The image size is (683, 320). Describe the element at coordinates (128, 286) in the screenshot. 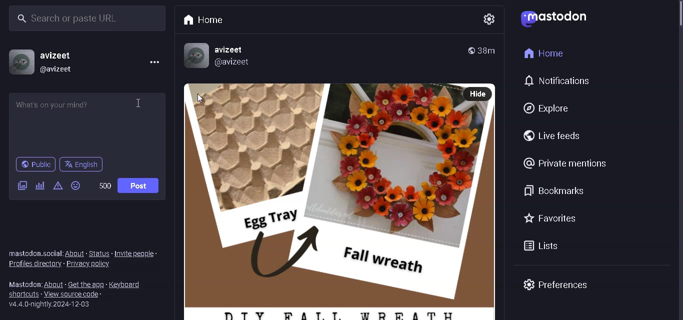

I see `keyboards` at that location.